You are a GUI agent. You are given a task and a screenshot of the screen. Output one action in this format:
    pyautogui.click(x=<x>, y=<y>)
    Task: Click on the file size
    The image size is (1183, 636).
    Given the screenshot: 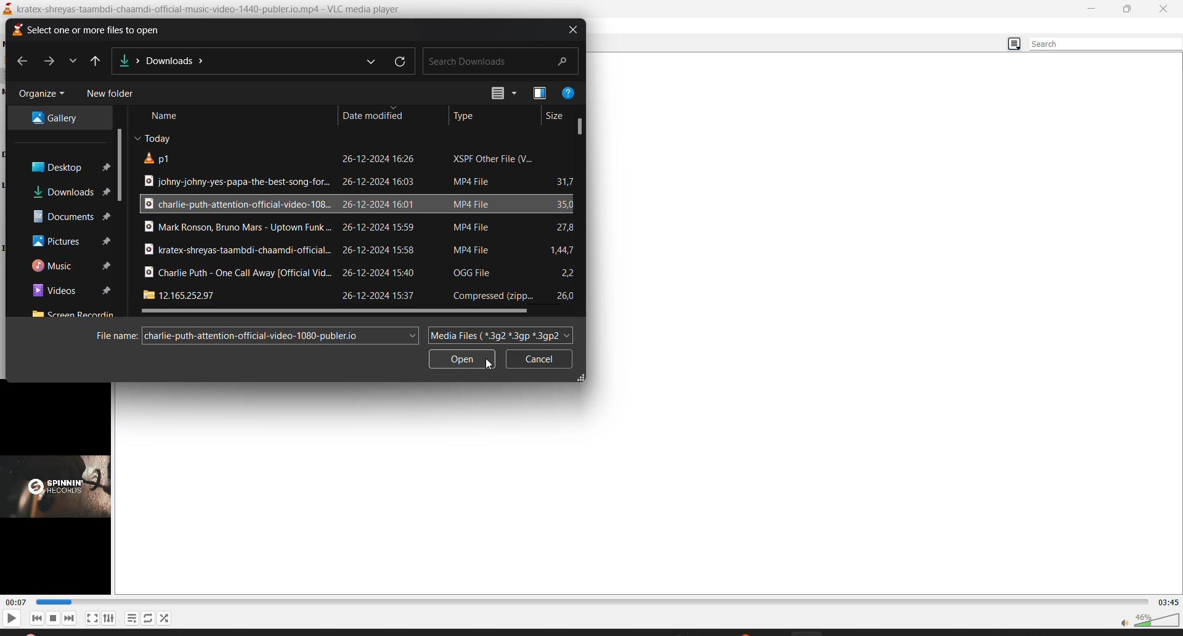 What is the action you would take?
    pyautogui.click(x=563, y=181)
    